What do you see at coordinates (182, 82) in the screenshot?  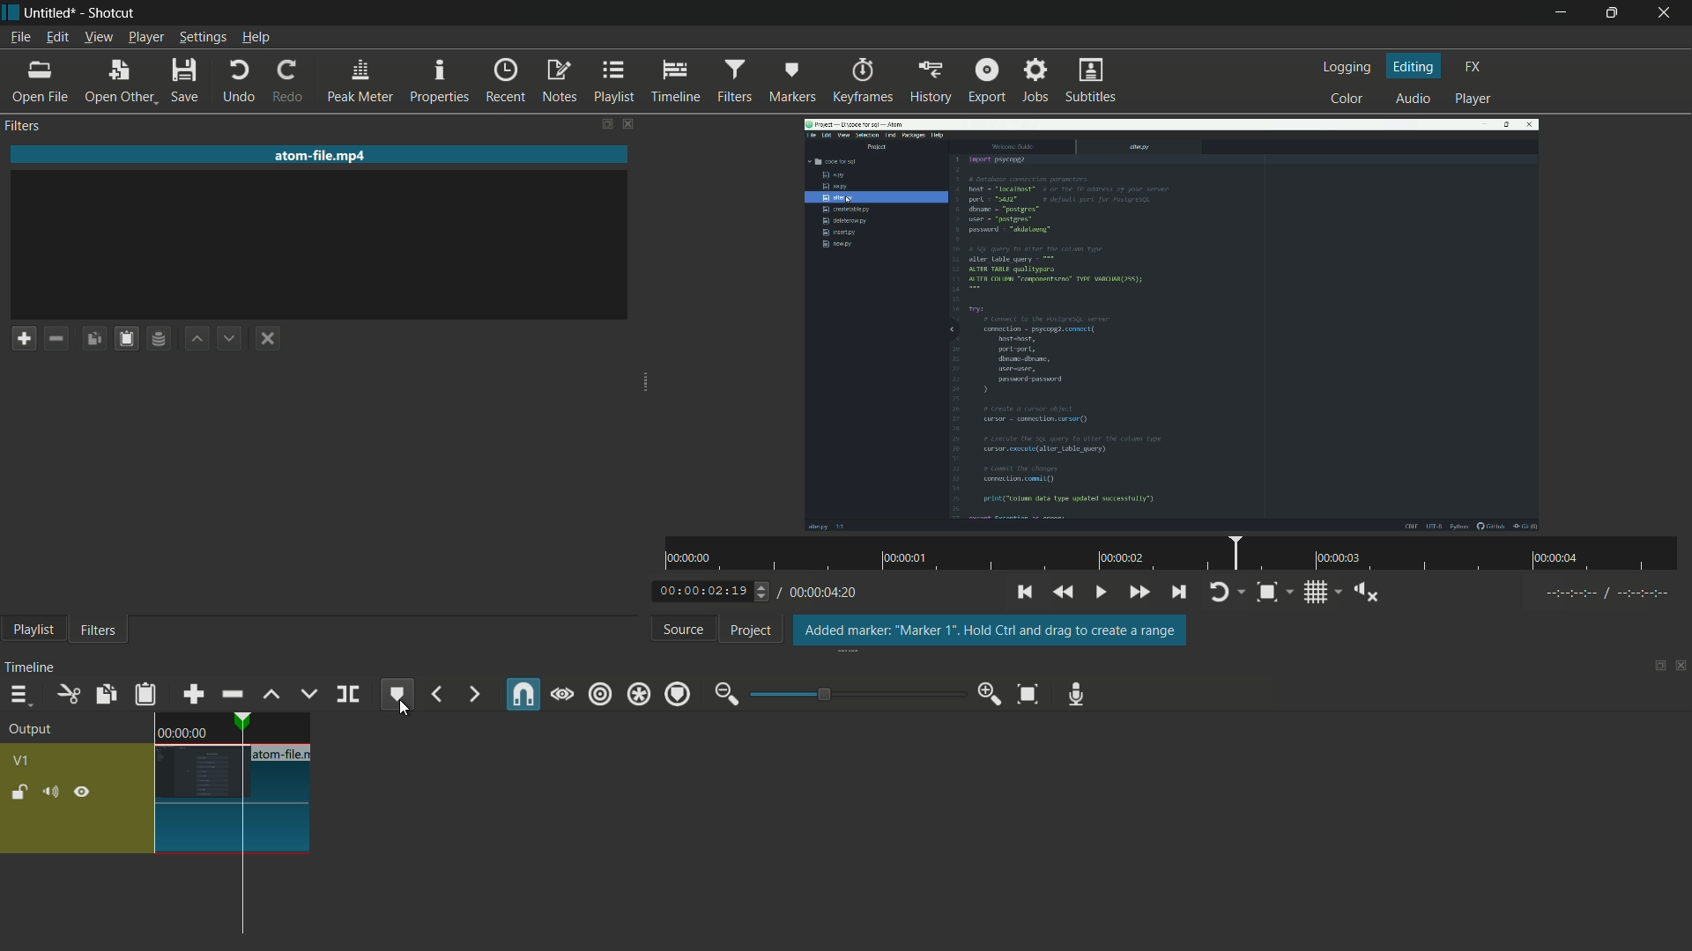 I see `save` at bounding box center [182, 82].